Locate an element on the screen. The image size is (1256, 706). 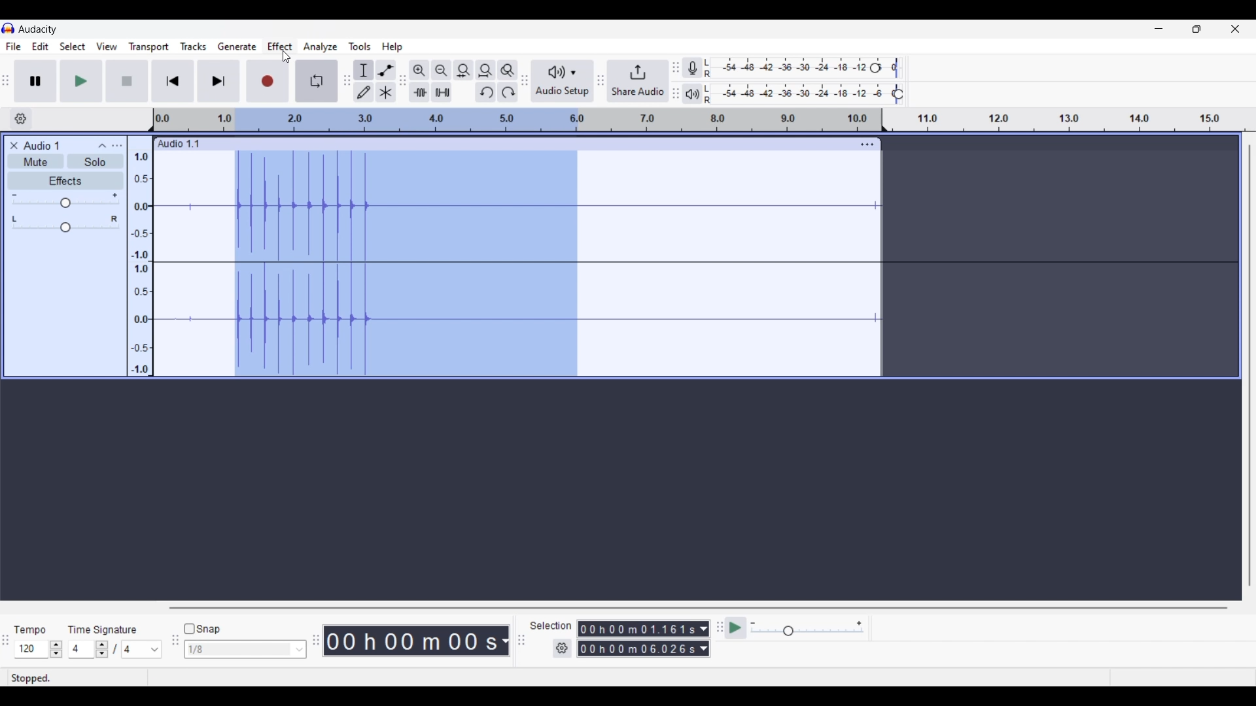
Generate menu is located at coordinates (237, 47).